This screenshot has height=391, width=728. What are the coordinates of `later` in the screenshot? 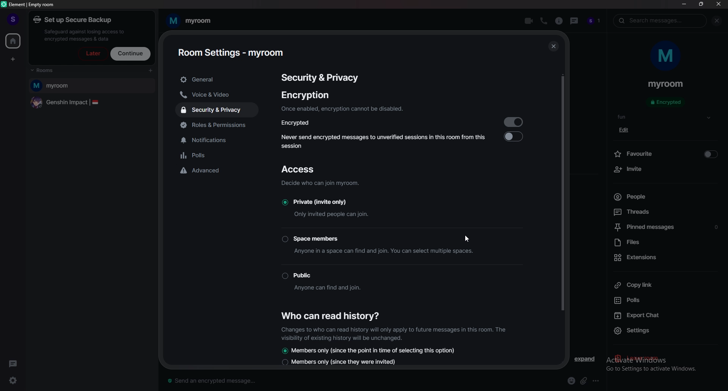 It's located at (94, 53).